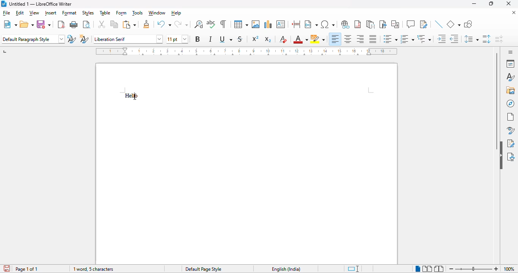 This screenshot has width=518, height=273. What do you see at coordinates (10, 24) in the screenshot?
I see `new` at bounding box center [10, 24].